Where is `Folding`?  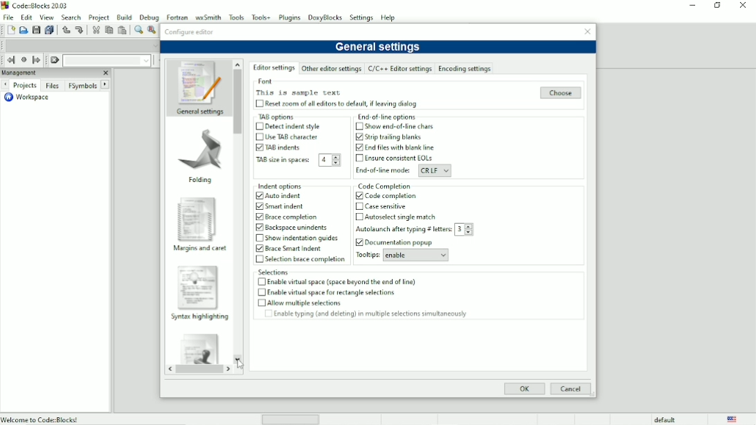 Folding is located at coordinates (201, 180).